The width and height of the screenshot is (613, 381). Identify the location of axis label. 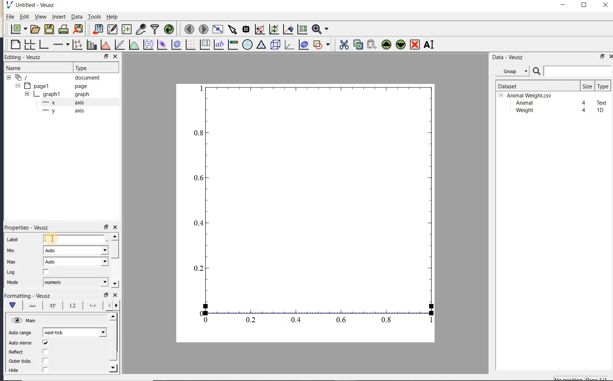
(51, 305).